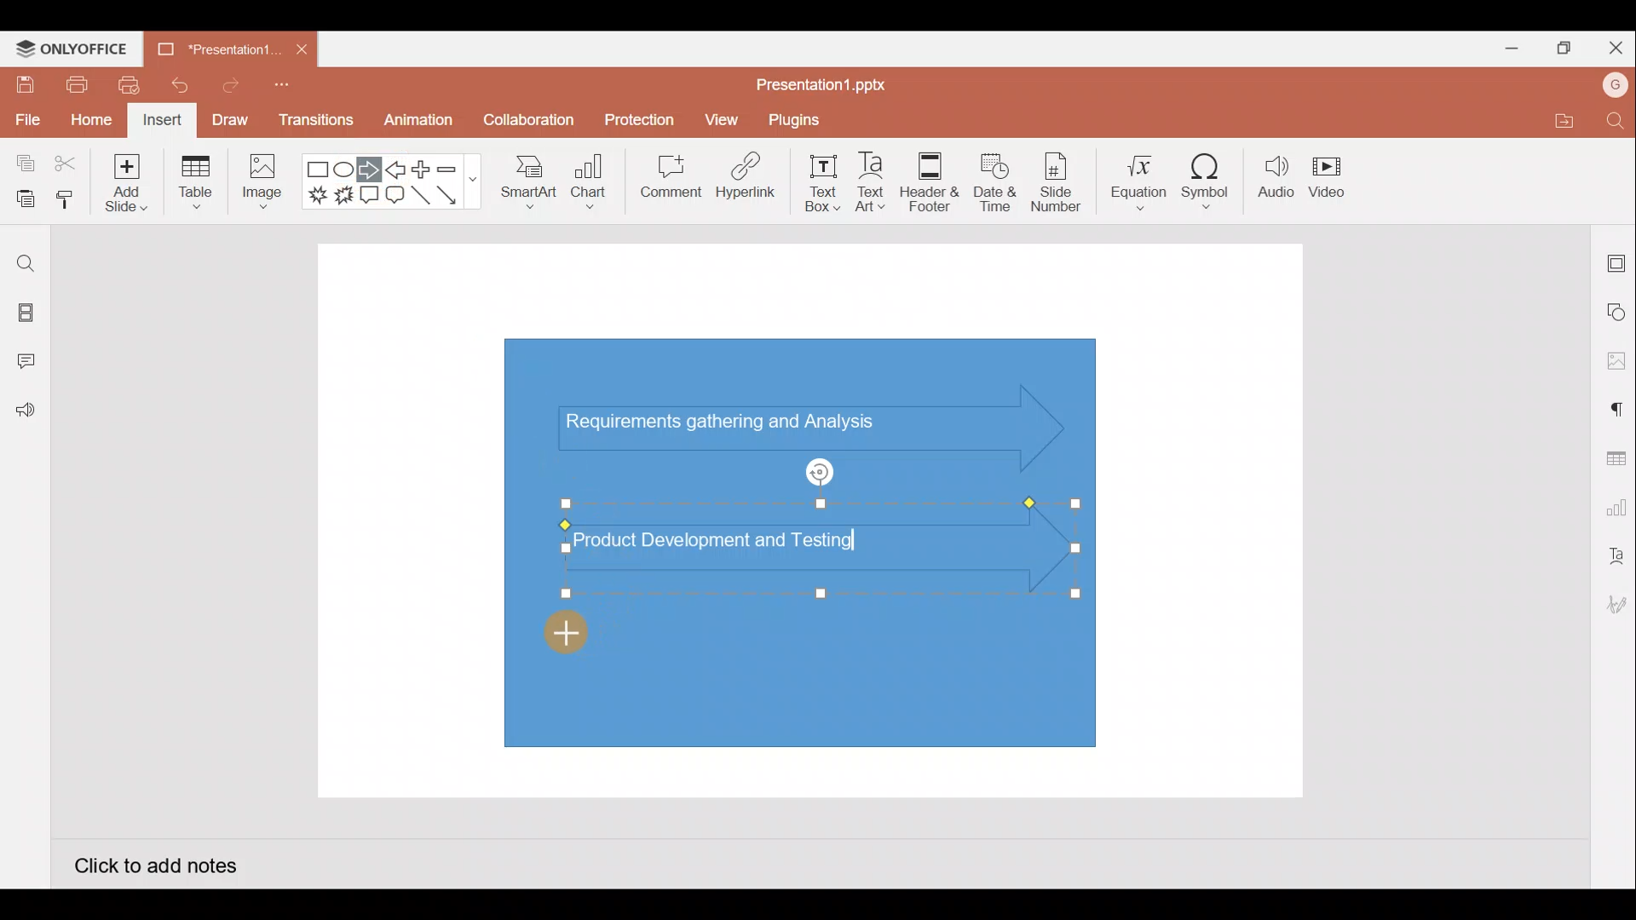 The image size is (1636, 920). I want to click on Image settings, so click(1616, 361).